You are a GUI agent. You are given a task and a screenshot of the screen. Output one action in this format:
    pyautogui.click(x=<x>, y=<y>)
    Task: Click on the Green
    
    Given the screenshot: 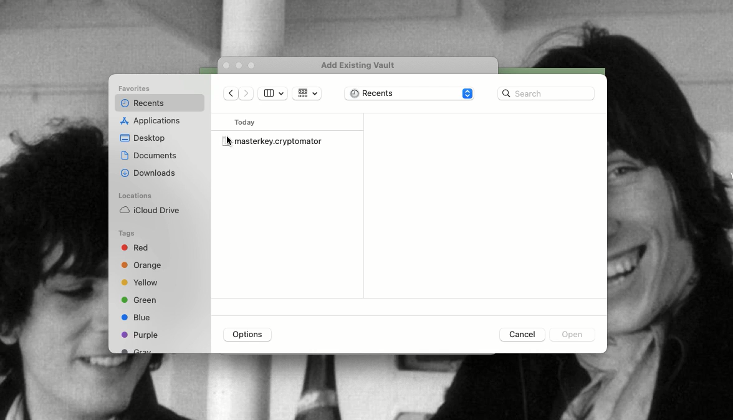 What is the action you would take?
    pyautogui.click(x=139, y=299)
    